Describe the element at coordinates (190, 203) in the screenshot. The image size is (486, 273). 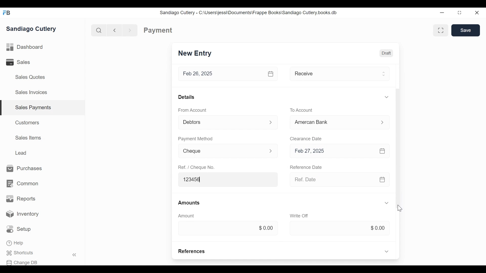
I see `Amounts` at that location.